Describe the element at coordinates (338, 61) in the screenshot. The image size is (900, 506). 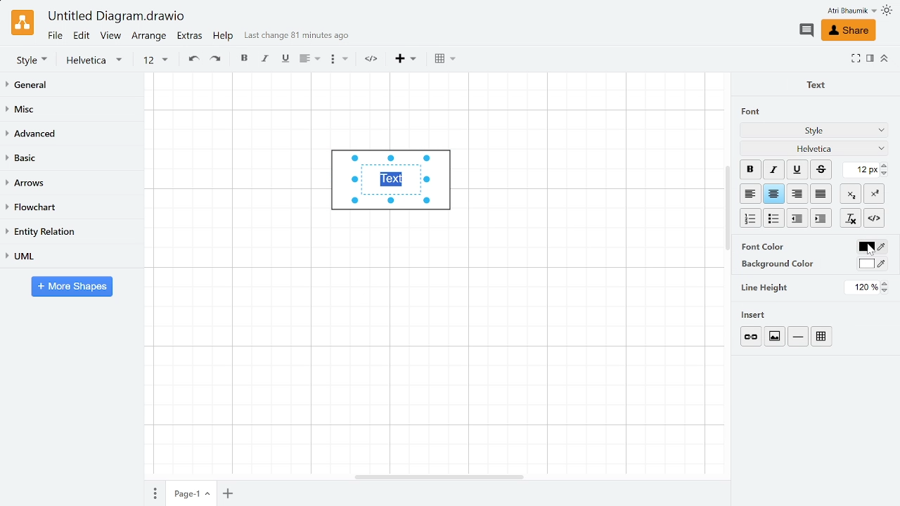
I see `bullets` at that location.